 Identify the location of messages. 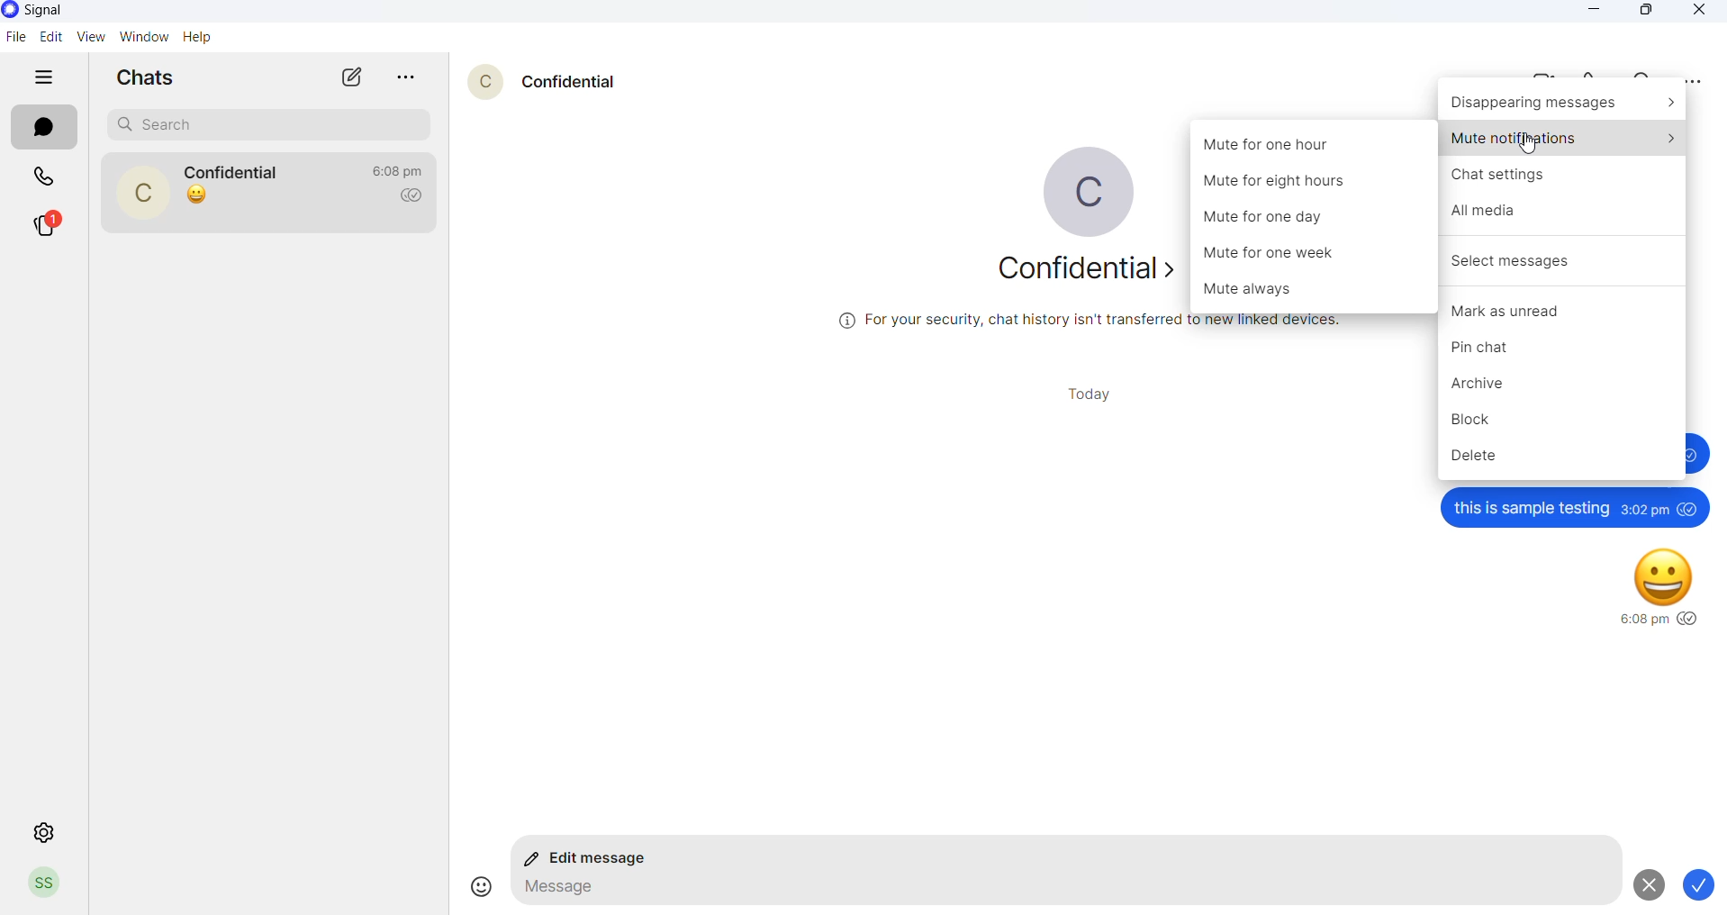
(46, 130).